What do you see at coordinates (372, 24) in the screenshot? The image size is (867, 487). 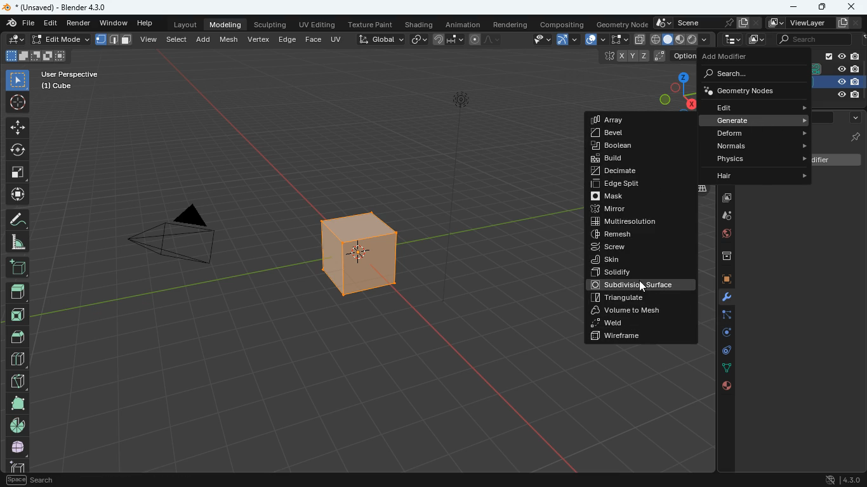 I see `texture paint` at bounding box center [372, 24].